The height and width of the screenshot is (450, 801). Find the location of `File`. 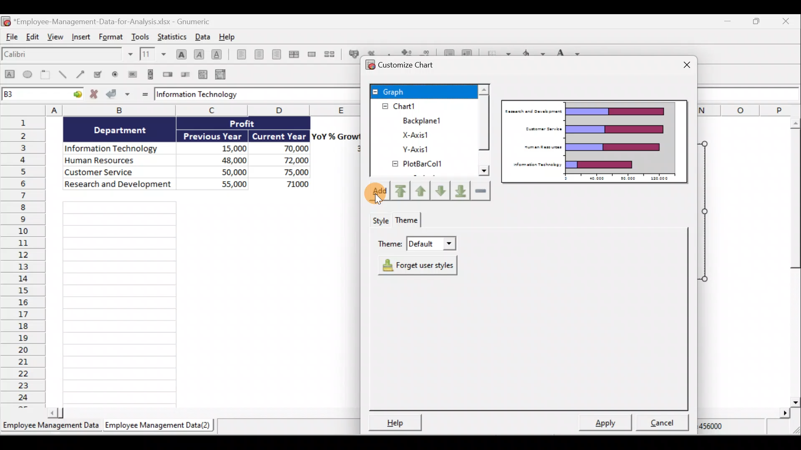

File is located at coordinates (12, 39).